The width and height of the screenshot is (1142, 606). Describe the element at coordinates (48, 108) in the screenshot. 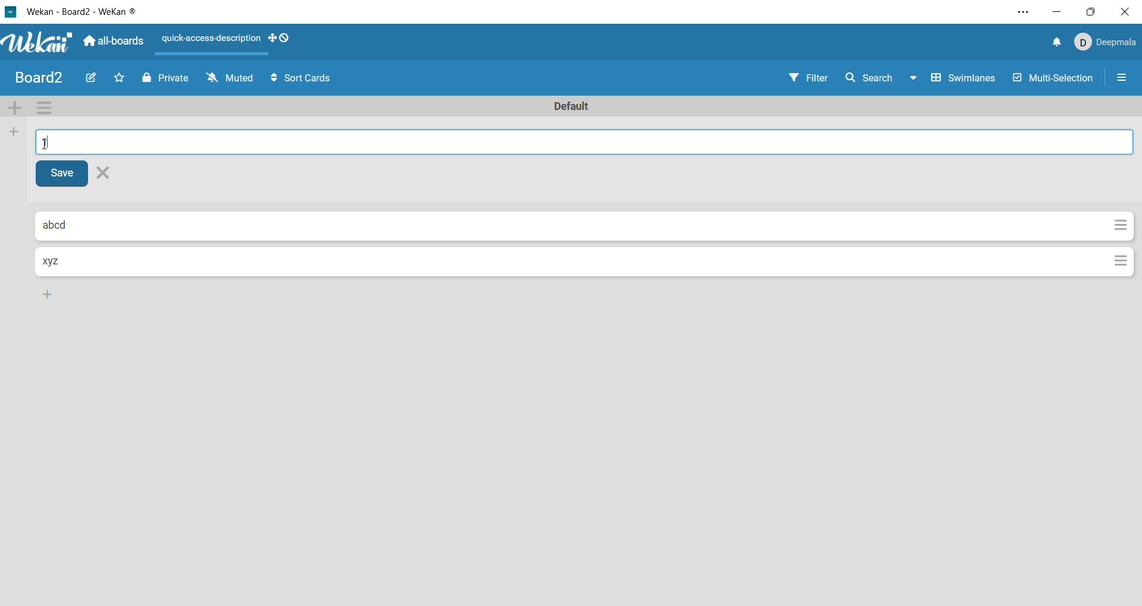

I see `swimlane action` at that location.